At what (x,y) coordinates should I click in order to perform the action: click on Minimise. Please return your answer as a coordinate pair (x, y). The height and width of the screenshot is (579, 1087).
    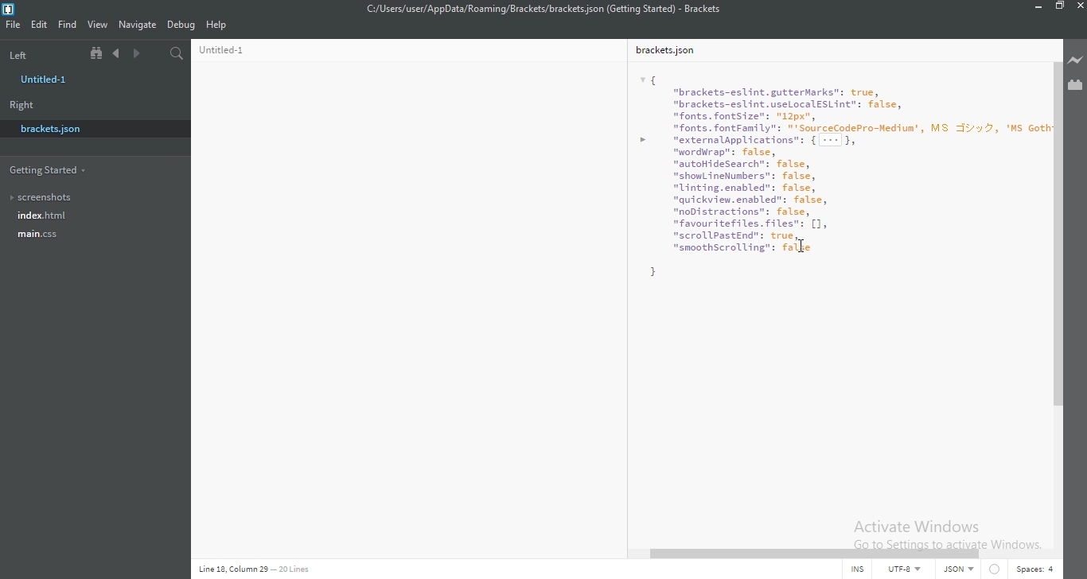
    Looking at the image, I should click on (1037, 8).